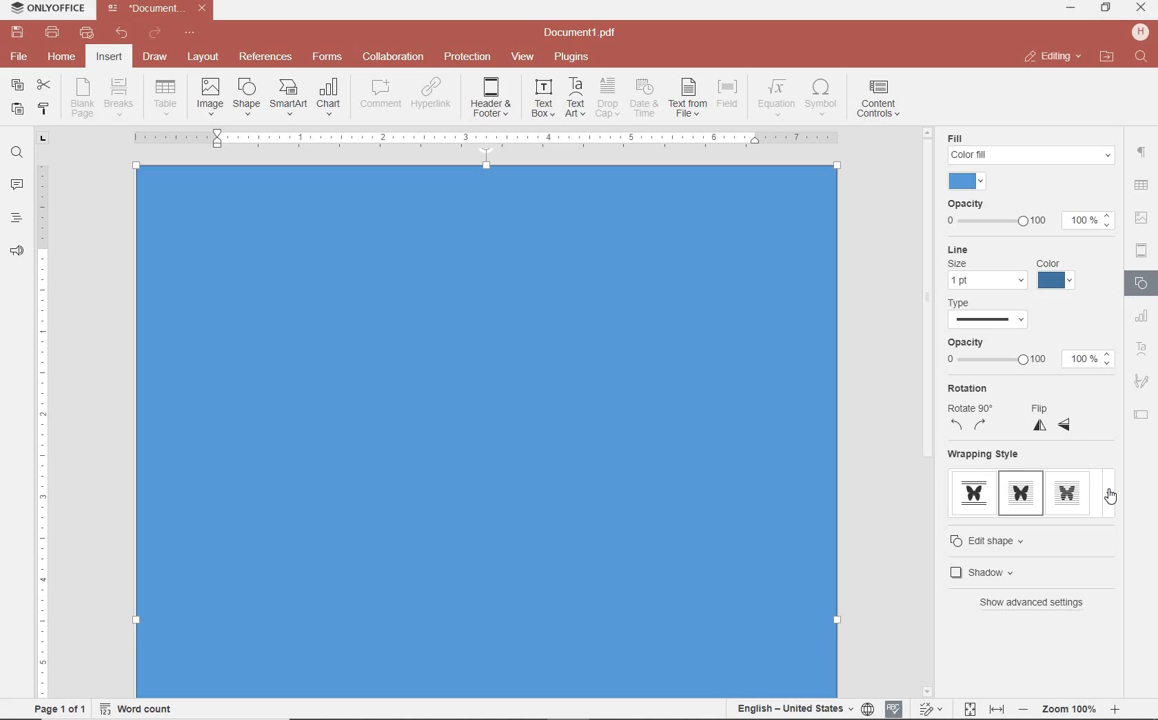 This screenshot has width=1158, height=720. Describe the element at coordinates (1028, 356) in the screenshot. I see `OPACITY` at that location.